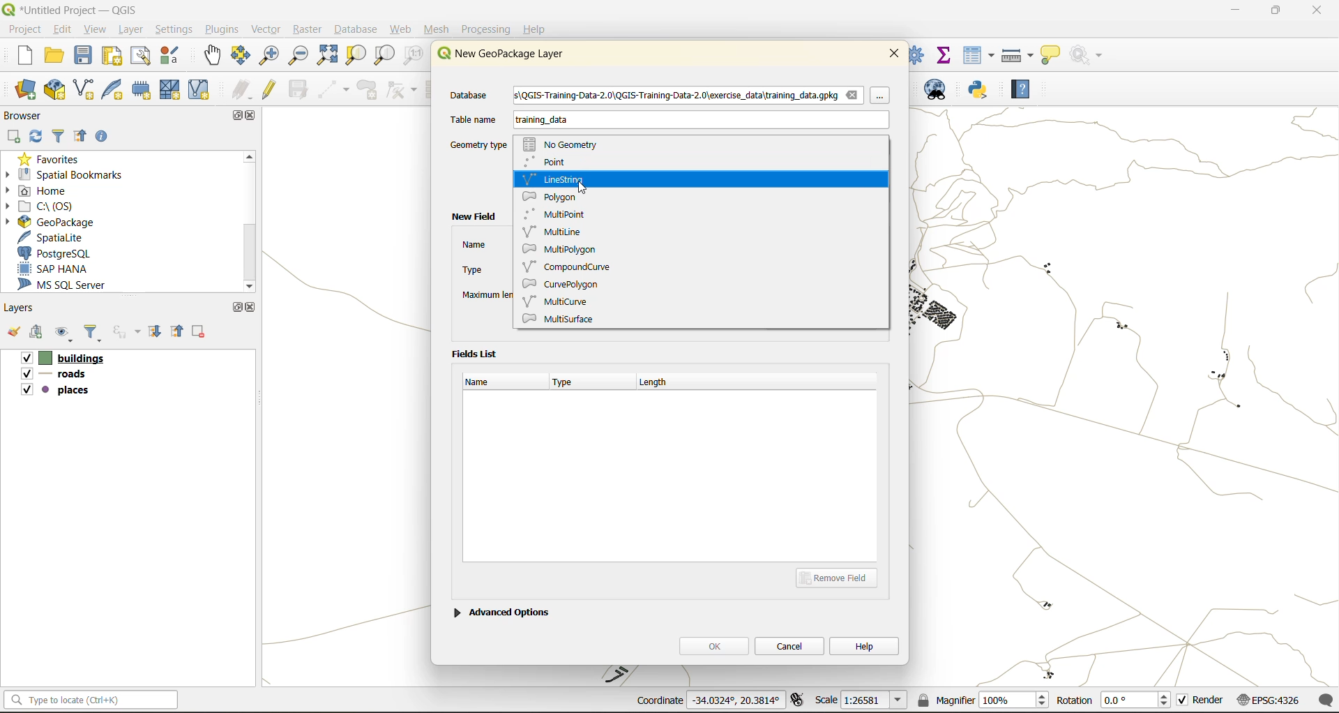 The width and height of the screenshot is (1339, 713). Describe the element at coordinates (563, 285) in the screenshot. I see `curve polygon` at that location.